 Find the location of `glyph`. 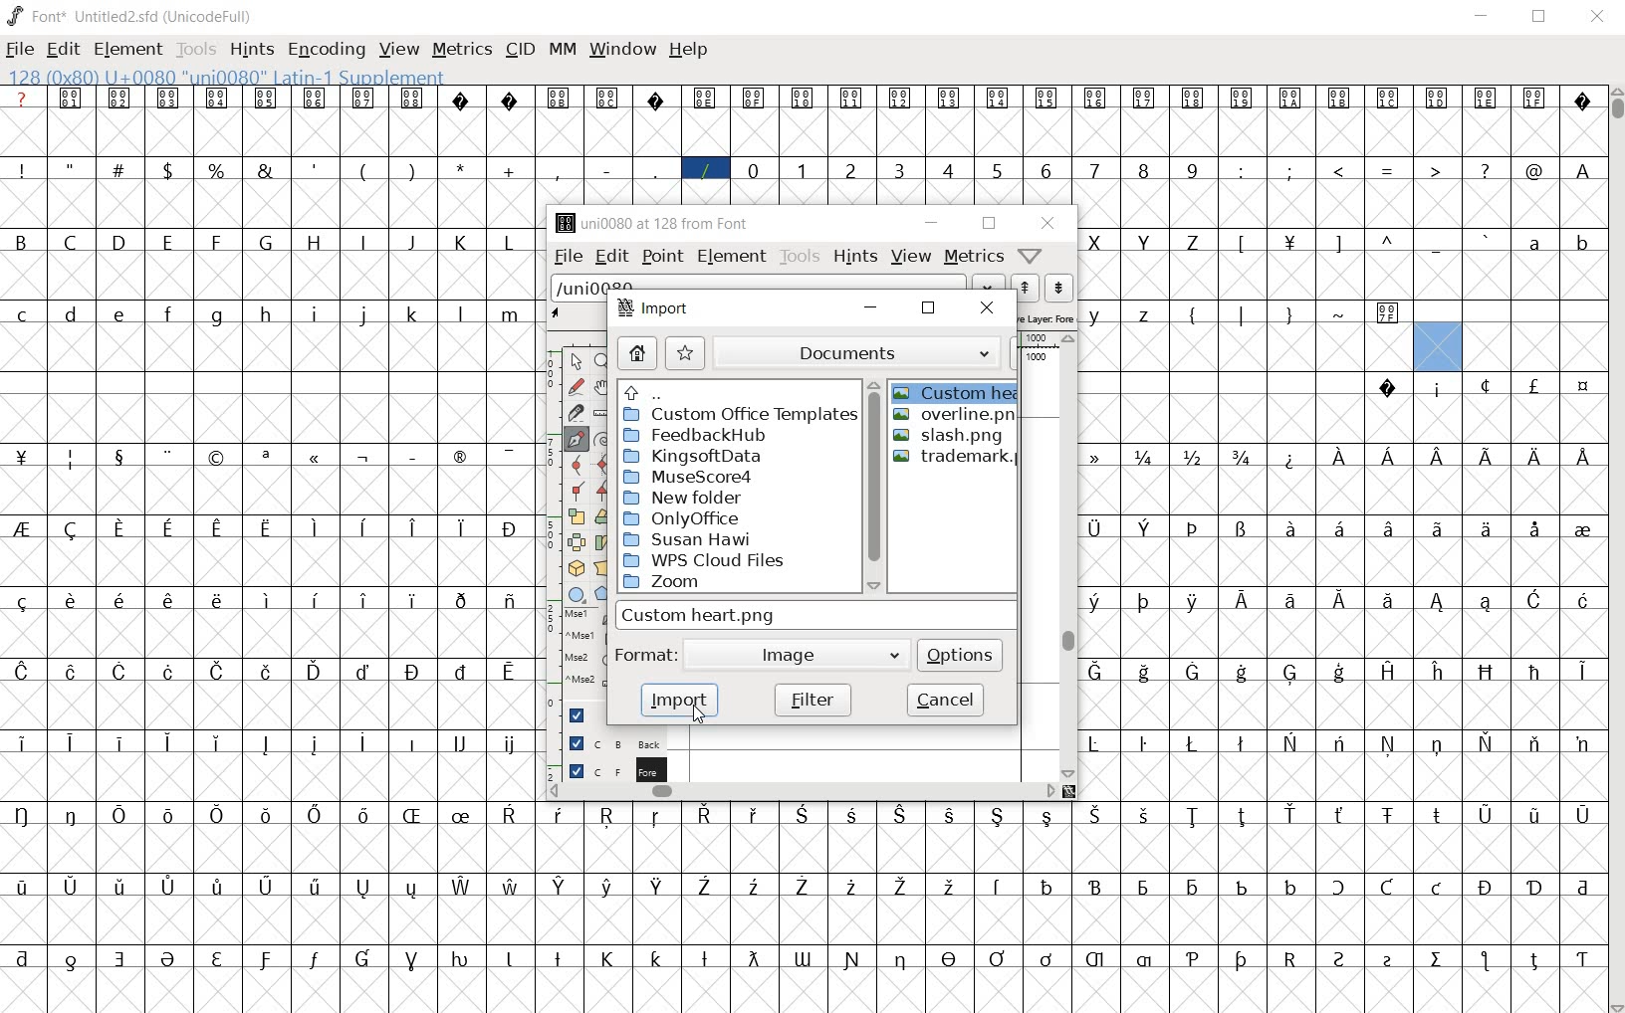

glyph is located at coordinates (22, 170).